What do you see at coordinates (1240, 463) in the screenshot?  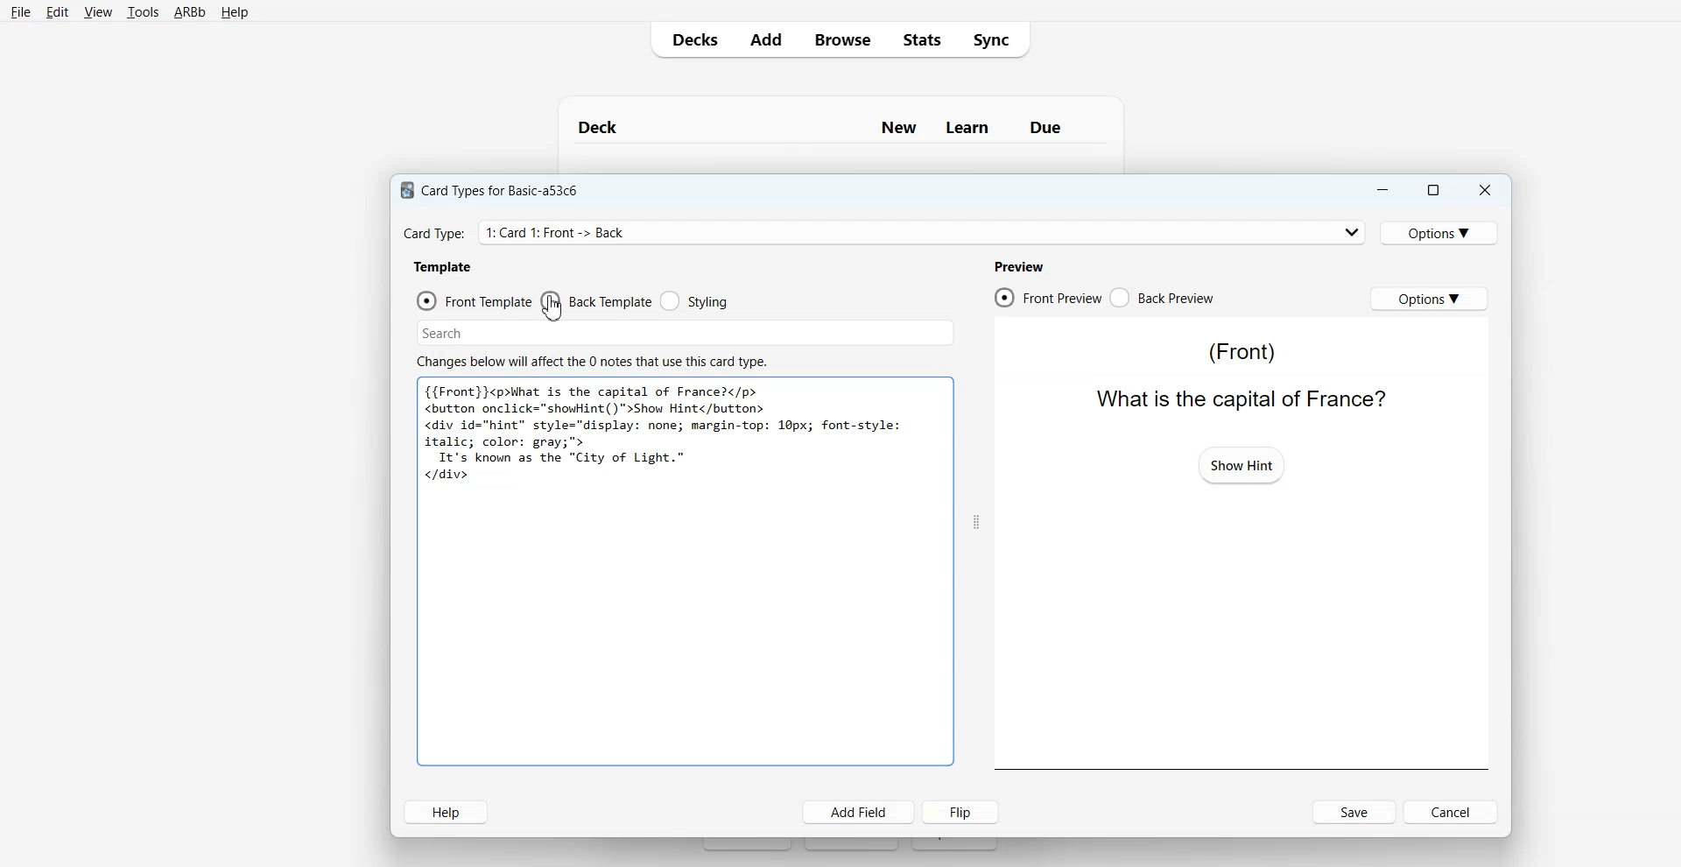 I see `Show Hint` at bounding box center [1240, 463].